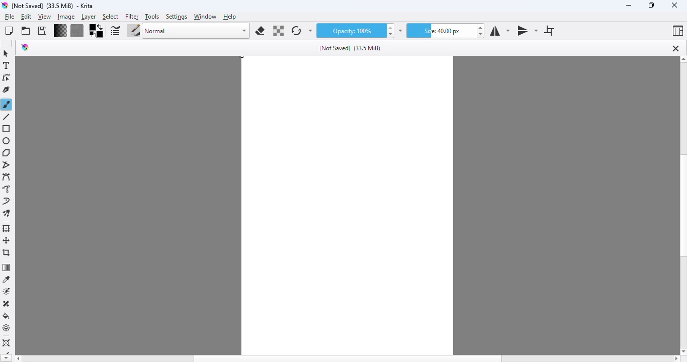 The image size is (687, 362). Describe the element at coordinates (7, 201) in the screenshot. I see `dynamic brush tool` at that location.